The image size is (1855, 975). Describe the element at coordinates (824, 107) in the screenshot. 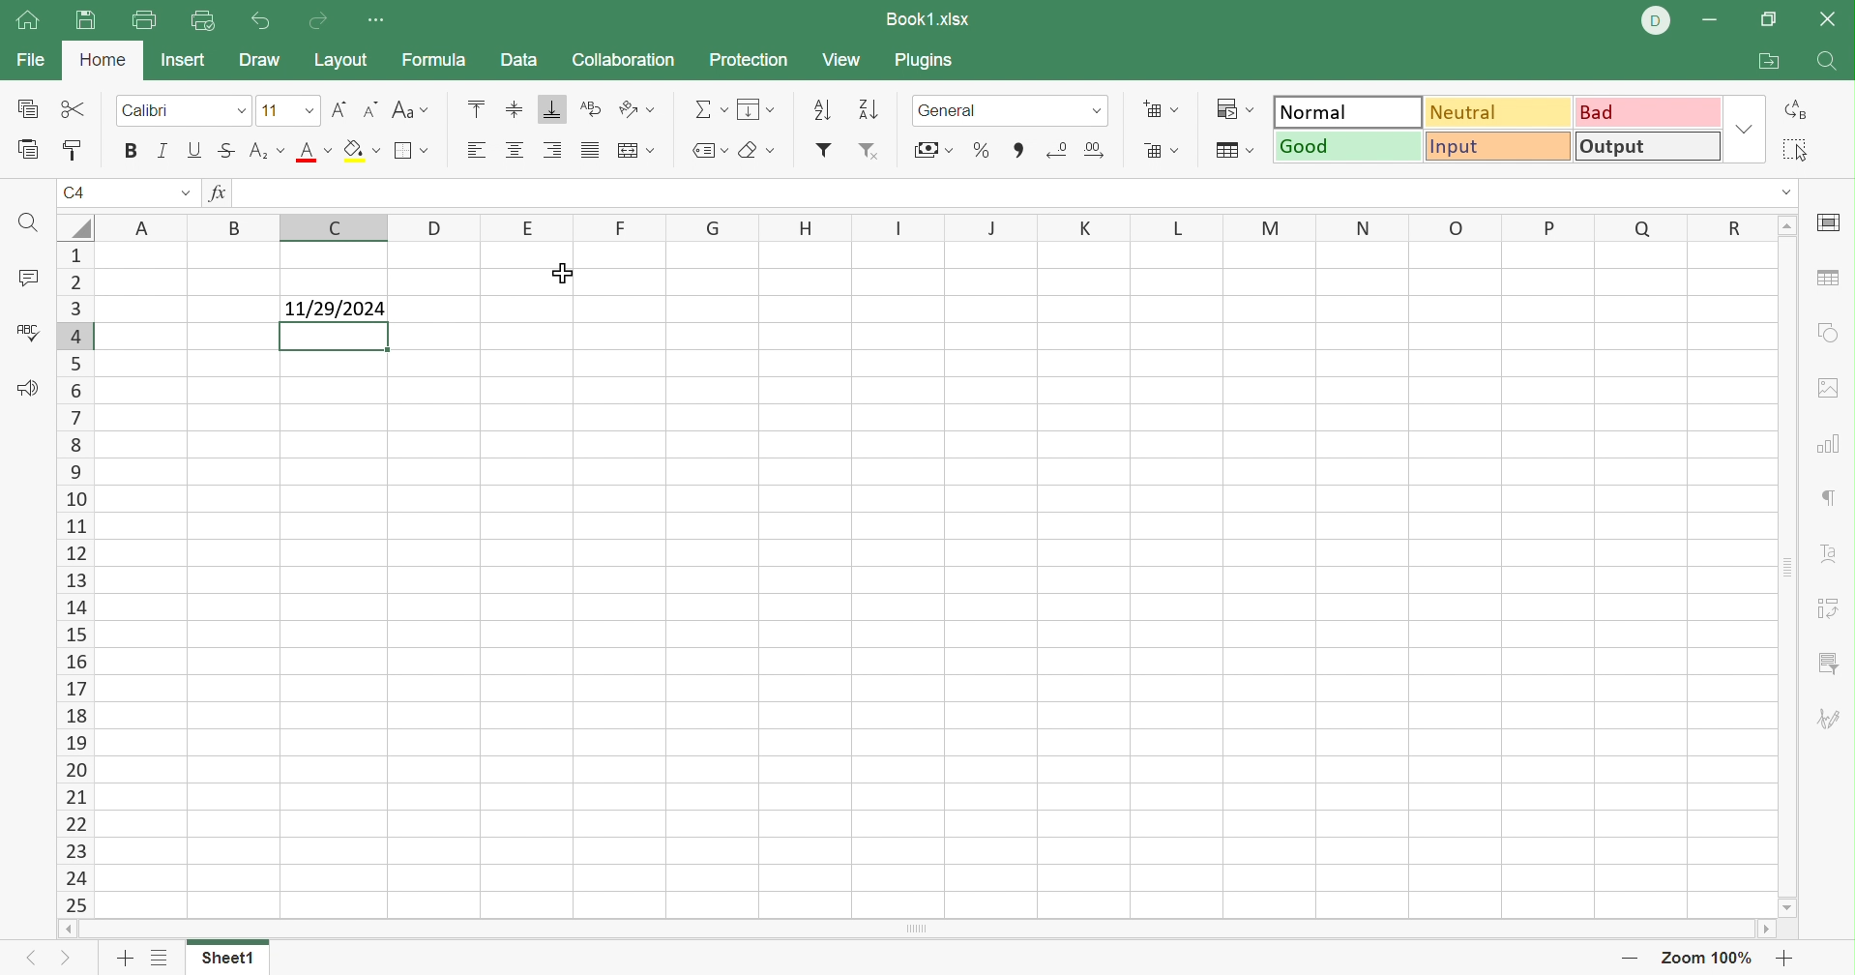

I see `Ascending order` at that location.